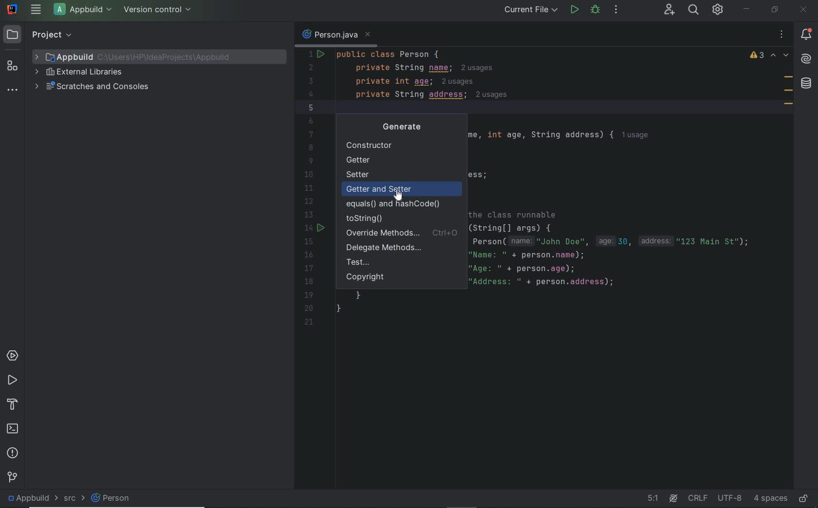  I want to click on run/debug configurations: current file, so click(531, 9).